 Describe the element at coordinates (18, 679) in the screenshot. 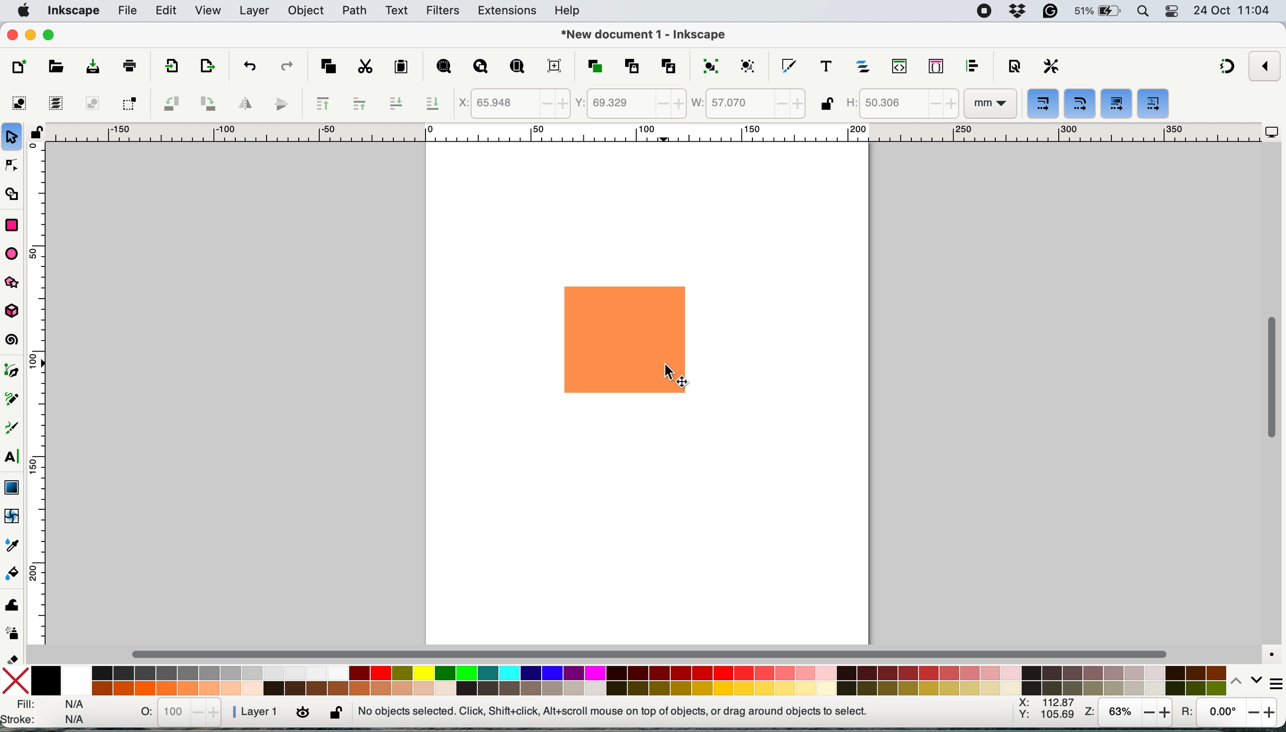

I see `no fill` at that location.